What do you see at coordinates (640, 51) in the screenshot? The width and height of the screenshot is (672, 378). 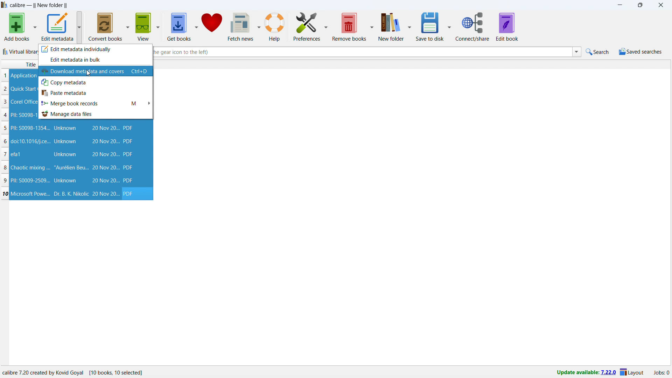 I see `saved searches` at bounding box center [640, 51].